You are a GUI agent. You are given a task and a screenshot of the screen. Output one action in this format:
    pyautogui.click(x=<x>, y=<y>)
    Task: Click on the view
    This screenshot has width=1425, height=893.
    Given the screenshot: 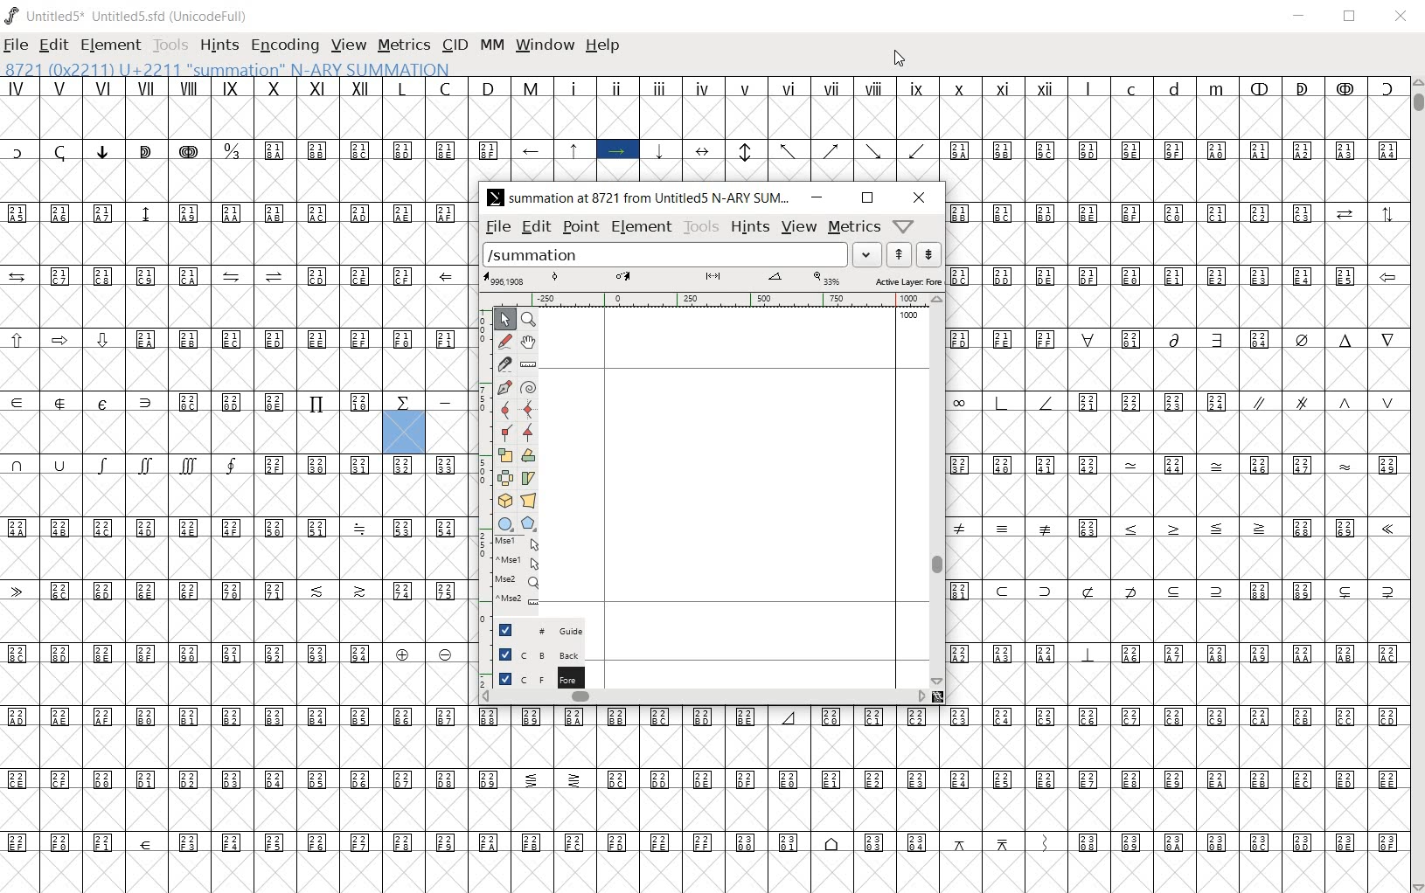 What is the action you would take?
    pyautogui.click(x=798, y=225)
    